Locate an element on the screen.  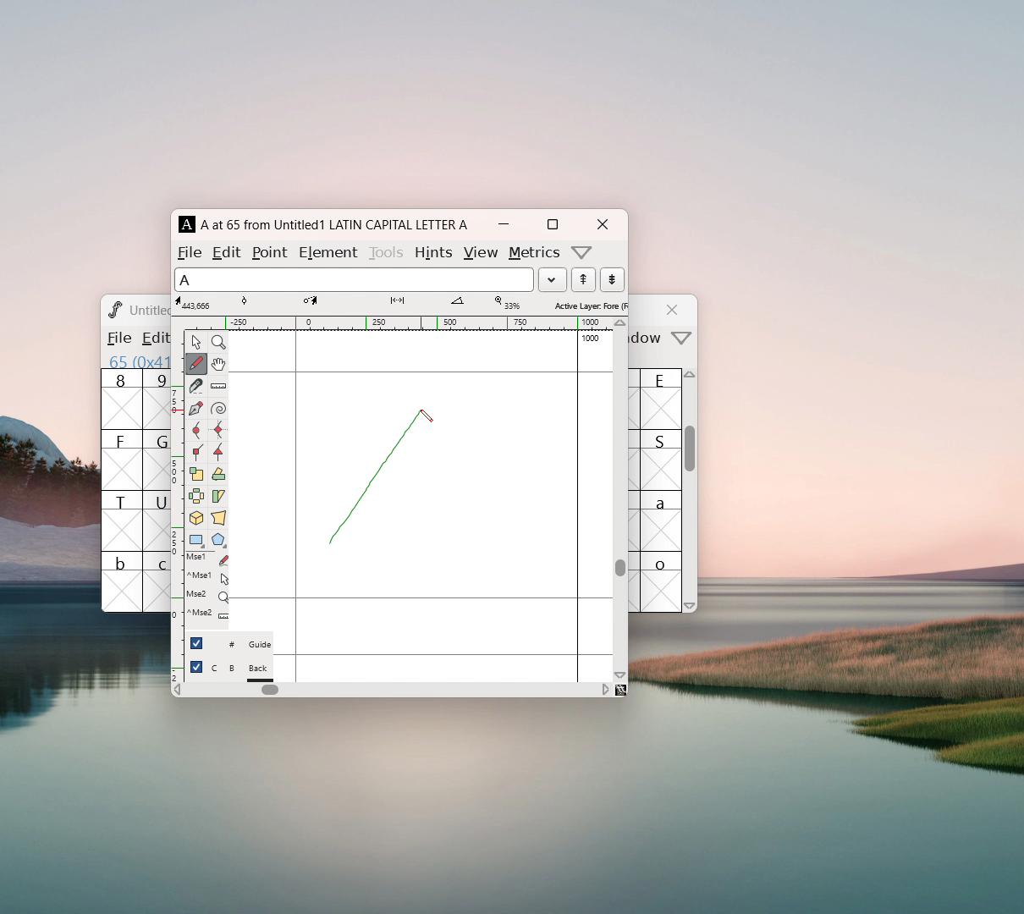
C B Back is located at coordinates (241, 670).